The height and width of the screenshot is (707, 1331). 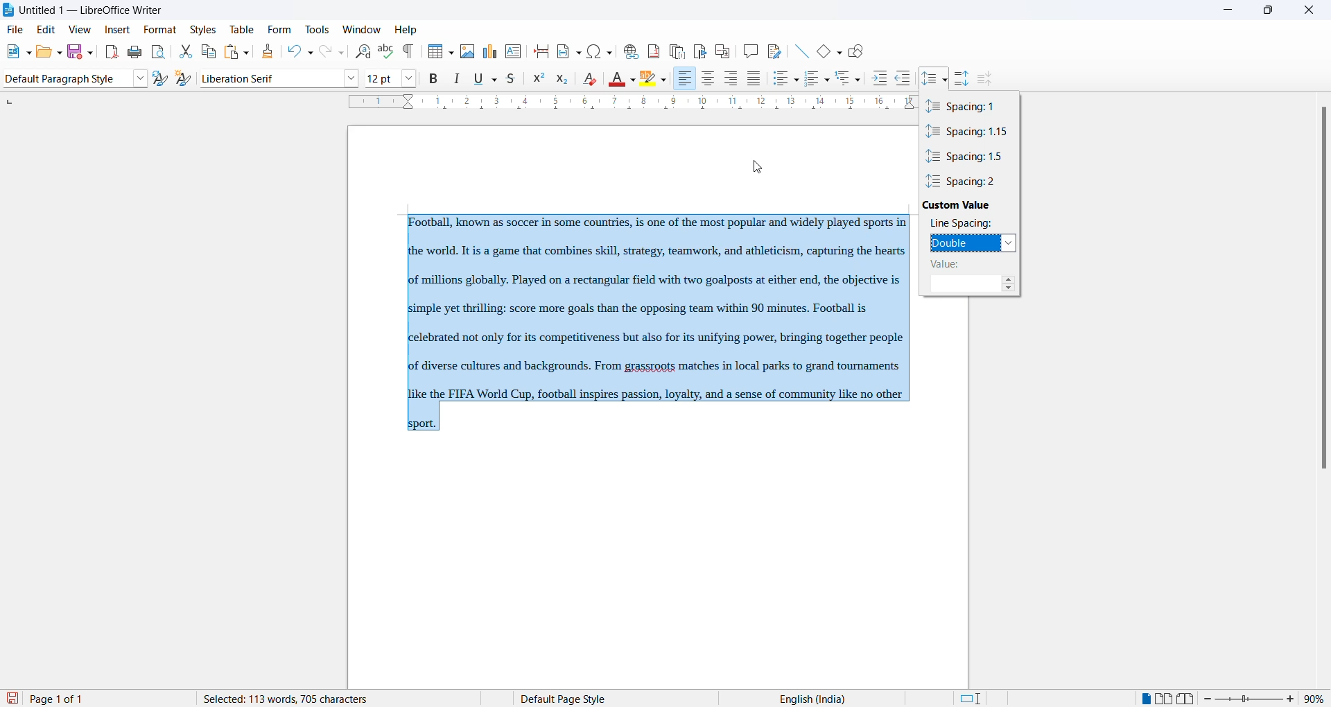 What do you see at coordinates (987, 79) in the screenshot?
I see `decrease paragraph spacing` at bounding box center [987, 79].